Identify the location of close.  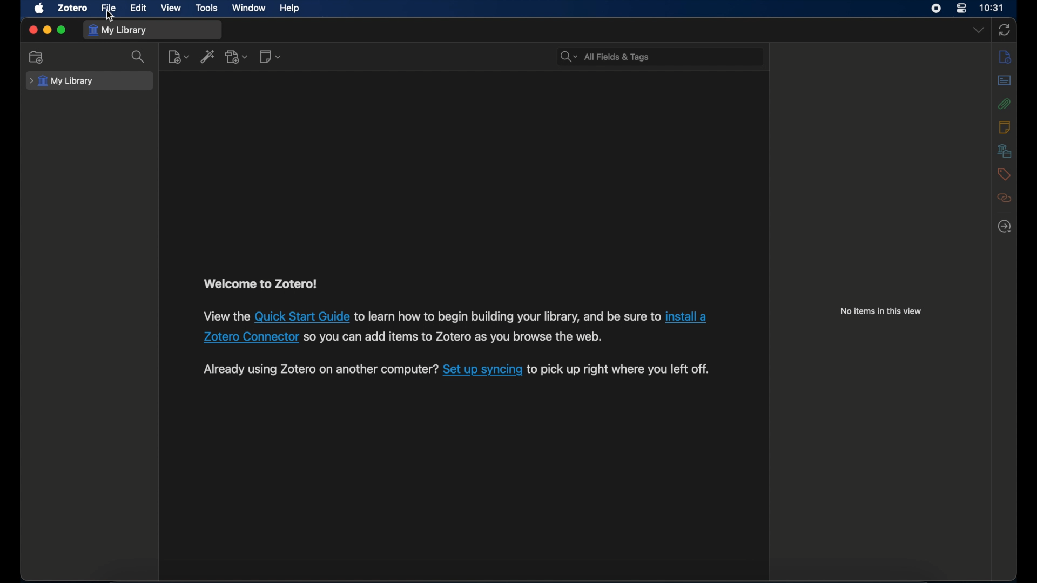
(32, 31).